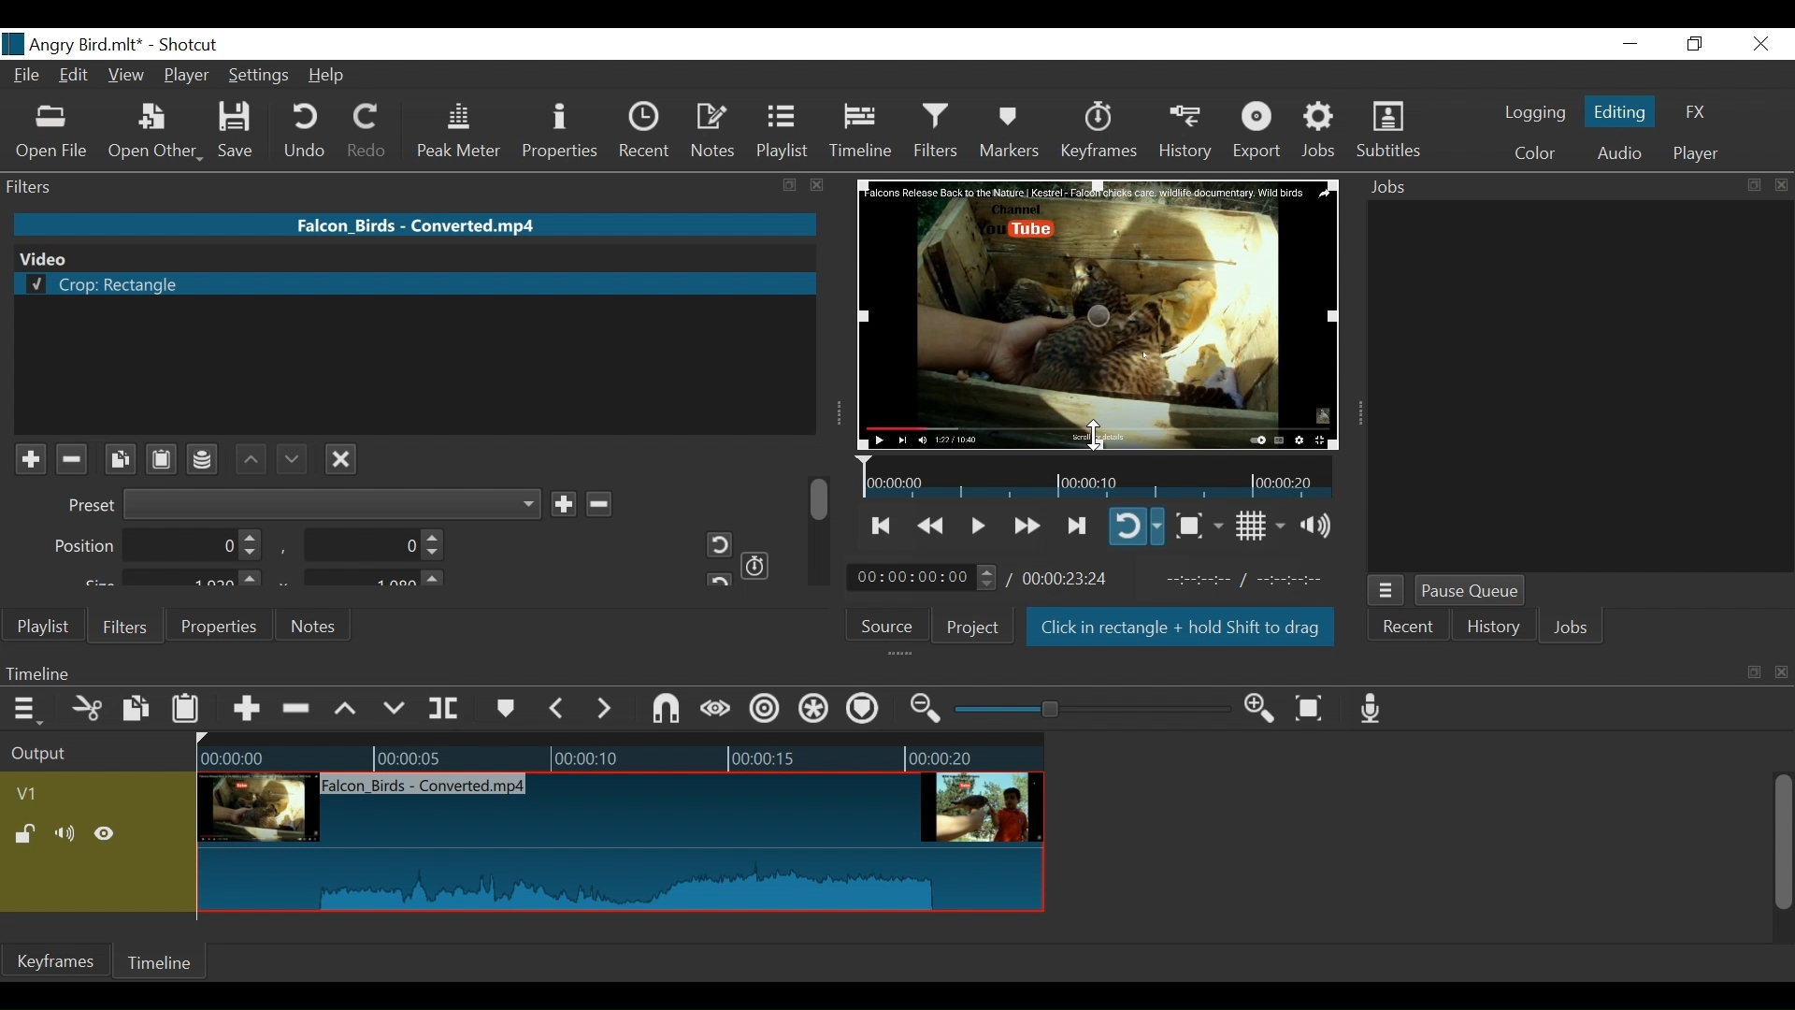 The image size is (1795, 1010). What do you see at coordinates (29, 835) in the screenshot?
I see `(un)lock track` at bounding box center [29, 835].